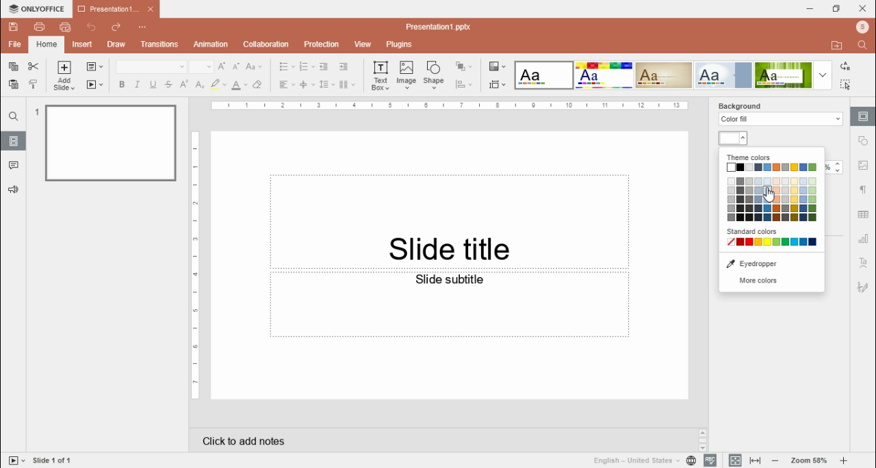 This screenshot has width=876, height=468. What do you see at coordinates (735, 461) in the screenshot?
I see `fit window` at bounding box center [735, 461].